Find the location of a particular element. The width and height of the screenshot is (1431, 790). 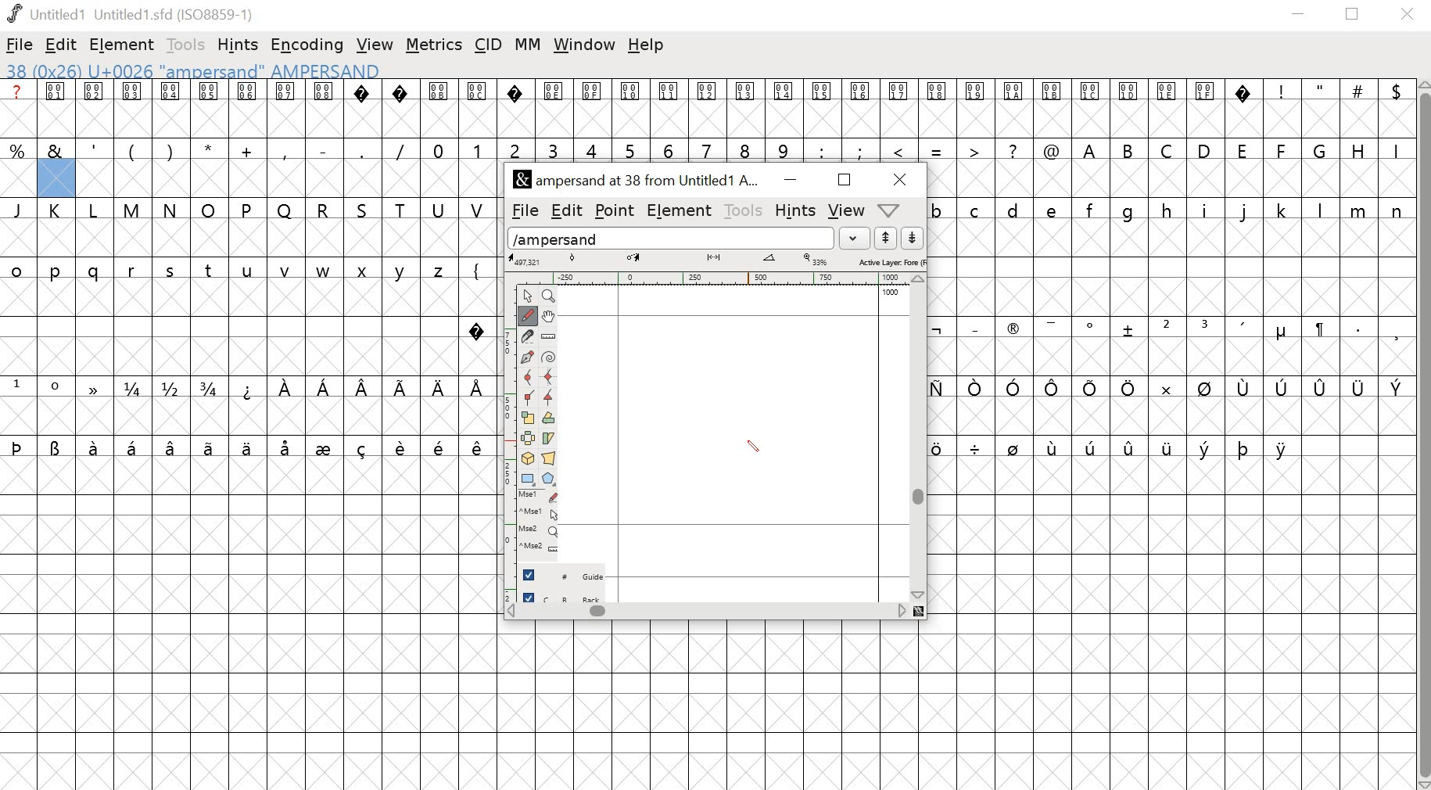

toggle spiral is located at coordinates (549, 357).